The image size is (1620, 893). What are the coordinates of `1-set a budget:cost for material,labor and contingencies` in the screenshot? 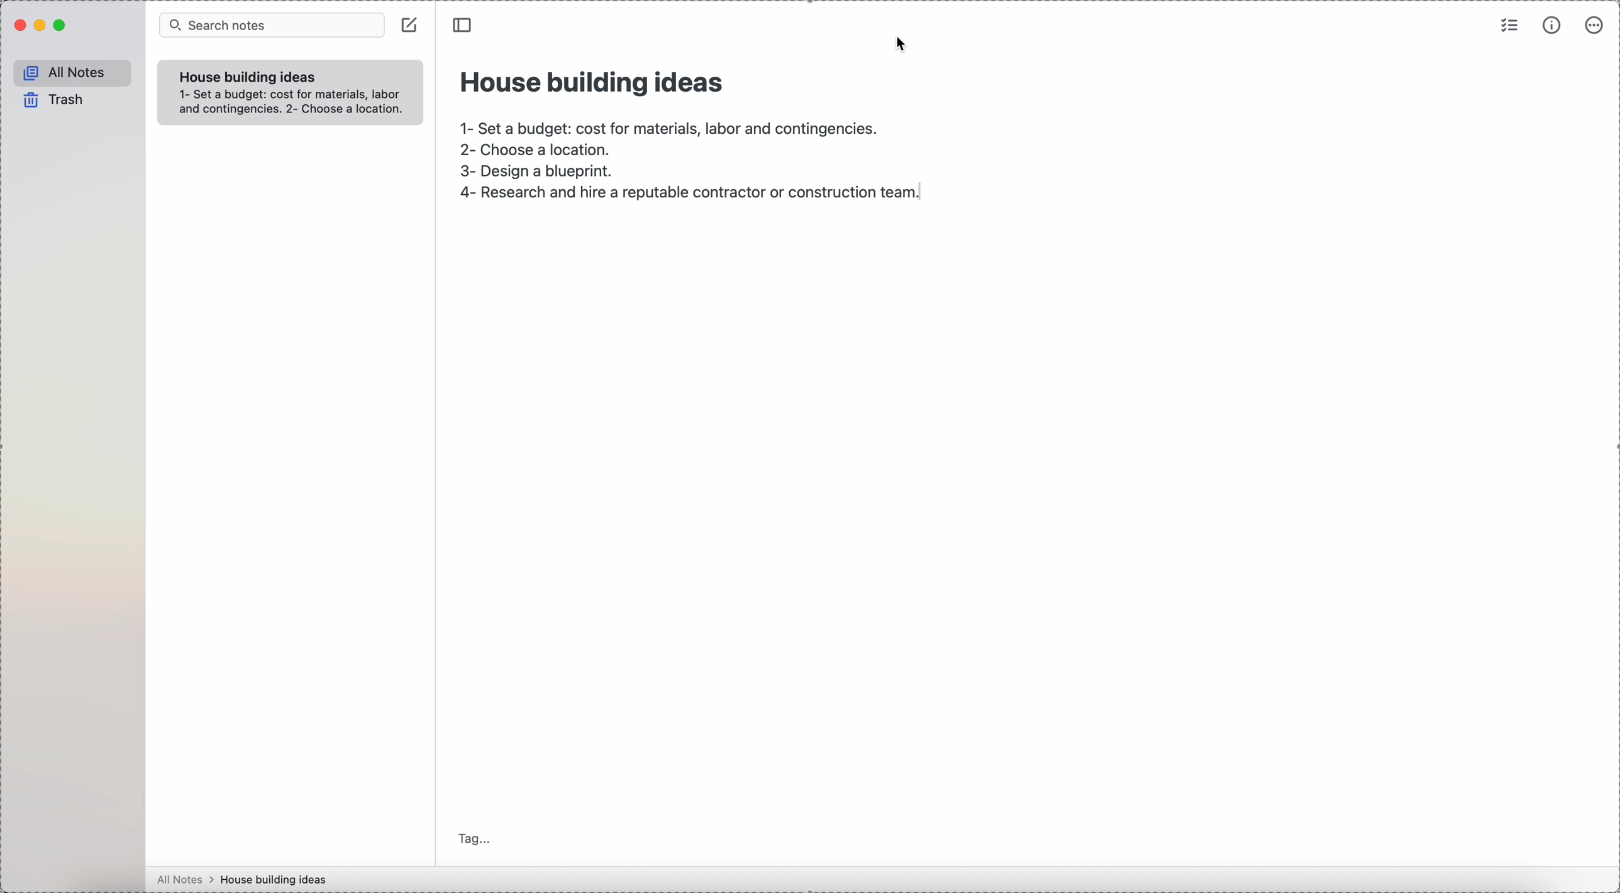 It's located at (667, 124).